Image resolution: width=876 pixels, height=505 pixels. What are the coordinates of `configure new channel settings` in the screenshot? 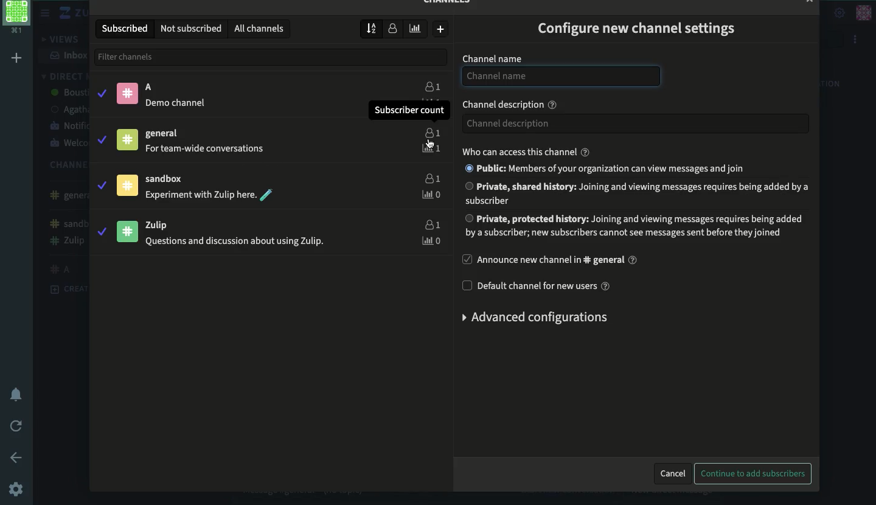 It's located at (633, 29).